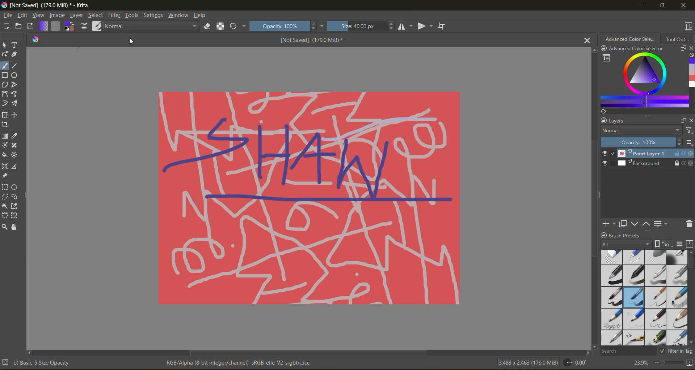  Describe the element at coordinates (16, 104) in the screenshot. I see `multi brush tool` at that location.